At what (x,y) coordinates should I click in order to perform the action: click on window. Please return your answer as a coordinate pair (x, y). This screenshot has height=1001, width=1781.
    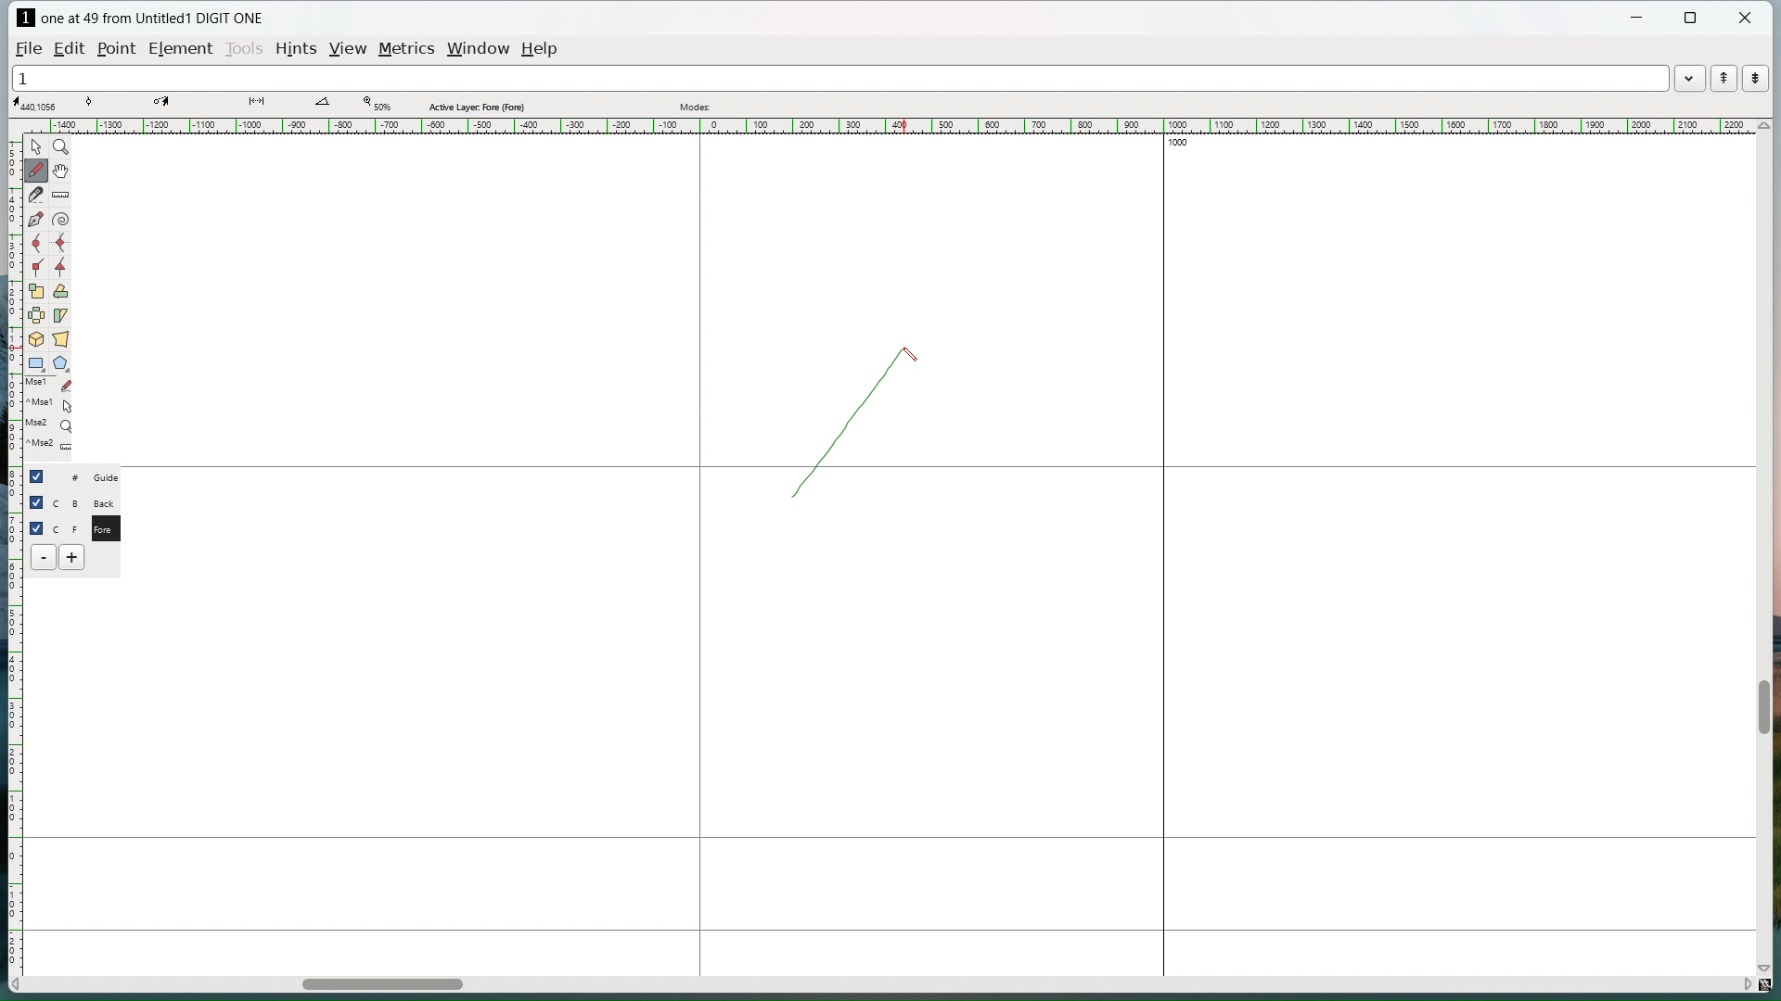
    Looking at the image, I should click on (480, 48).